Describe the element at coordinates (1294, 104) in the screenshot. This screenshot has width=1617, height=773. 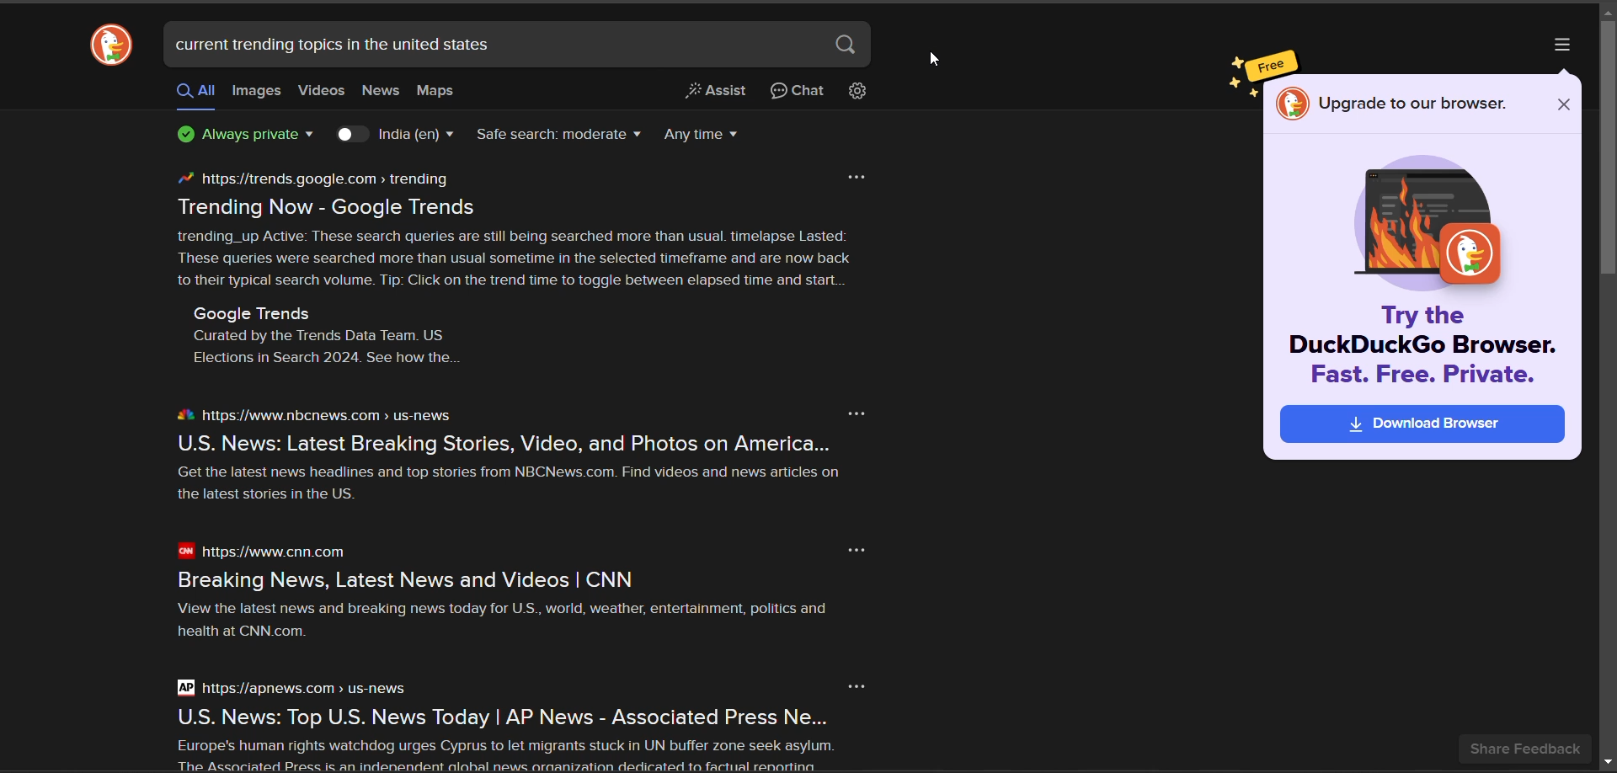
I see `logo` at that location.